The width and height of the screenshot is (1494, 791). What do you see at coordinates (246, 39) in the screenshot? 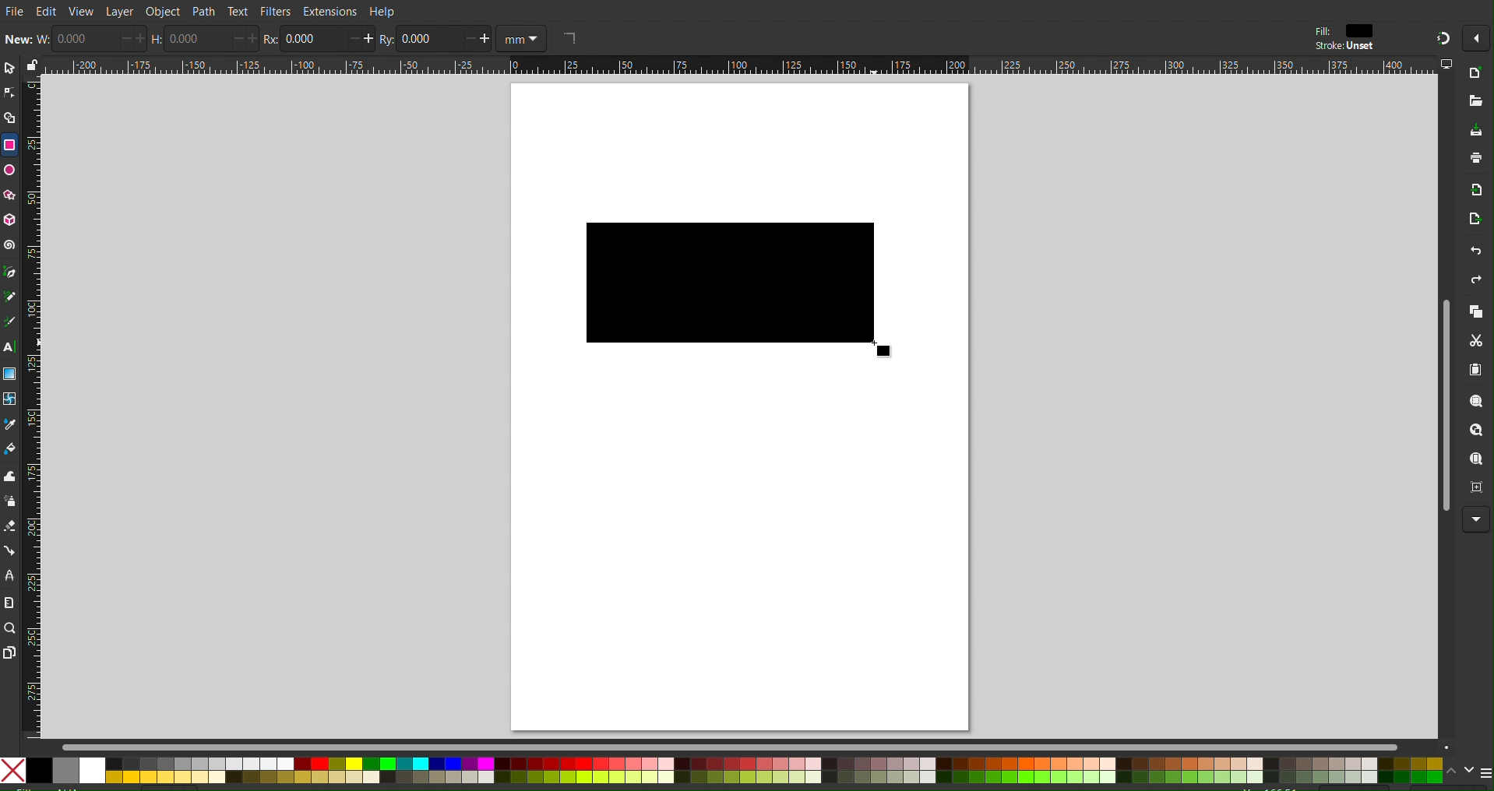
I see `increase/decrease` at bounding box center [246, 39].